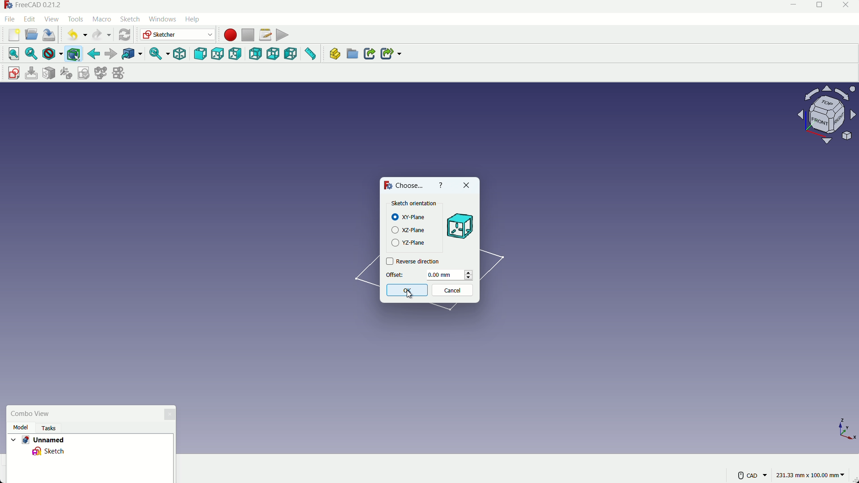 This screenshot has height=483, width=859. What do you see at coordinates (126, 34) in the screenshot?
I see `refresh` at bounding box center [126, 34].